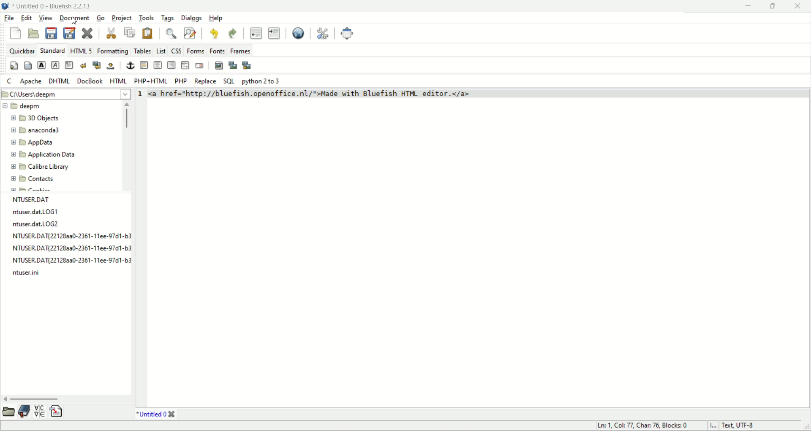 The height and width of the screenshot is (431, 811). I want to click on redo, so click(234, 34).